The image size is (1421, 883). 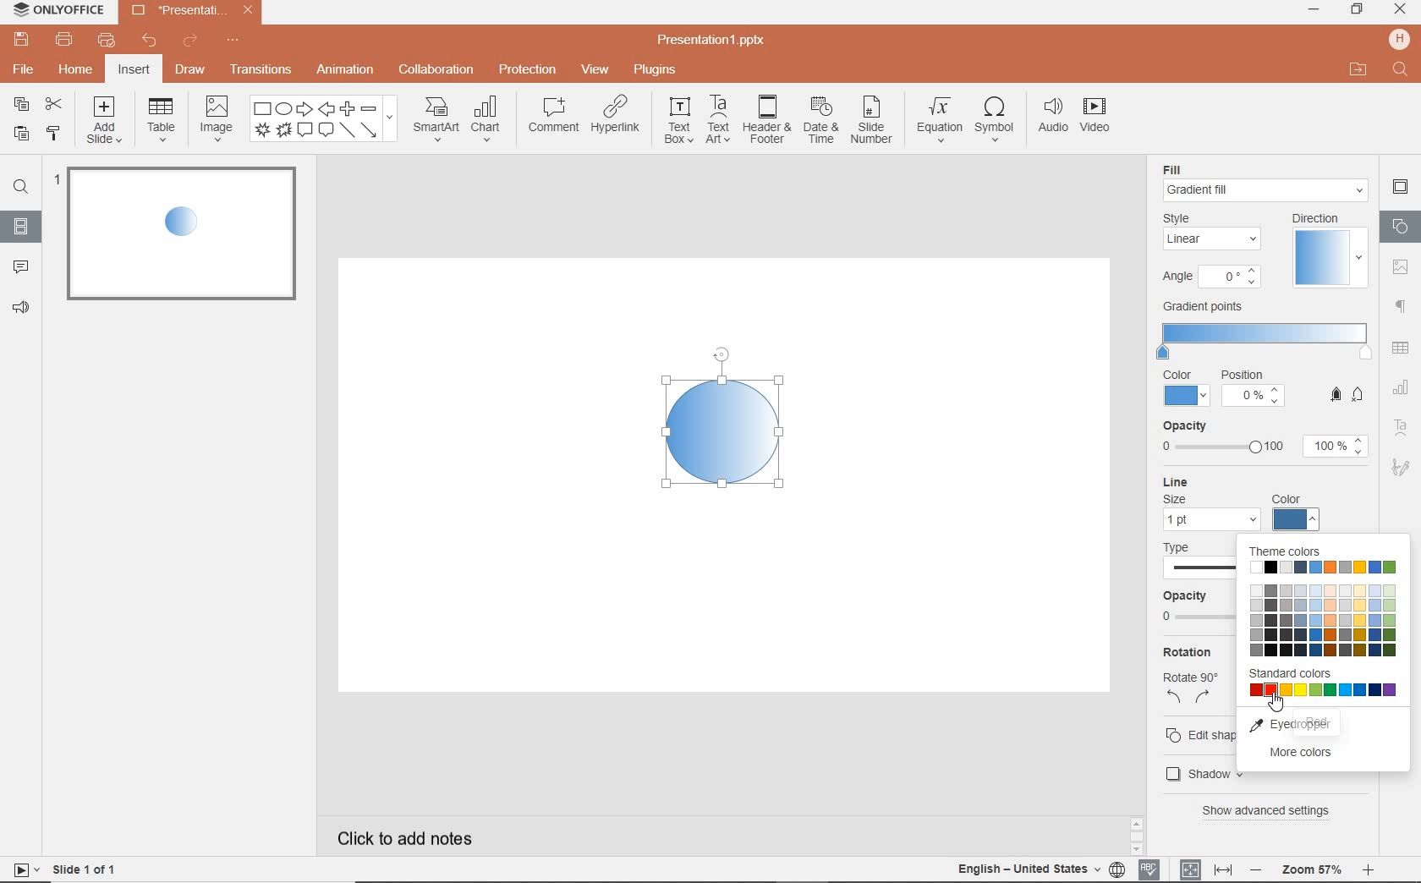 What do you see at coordinates (994, 120) in the screenshot?
I see `symbol` at bounding box center [994, 120].